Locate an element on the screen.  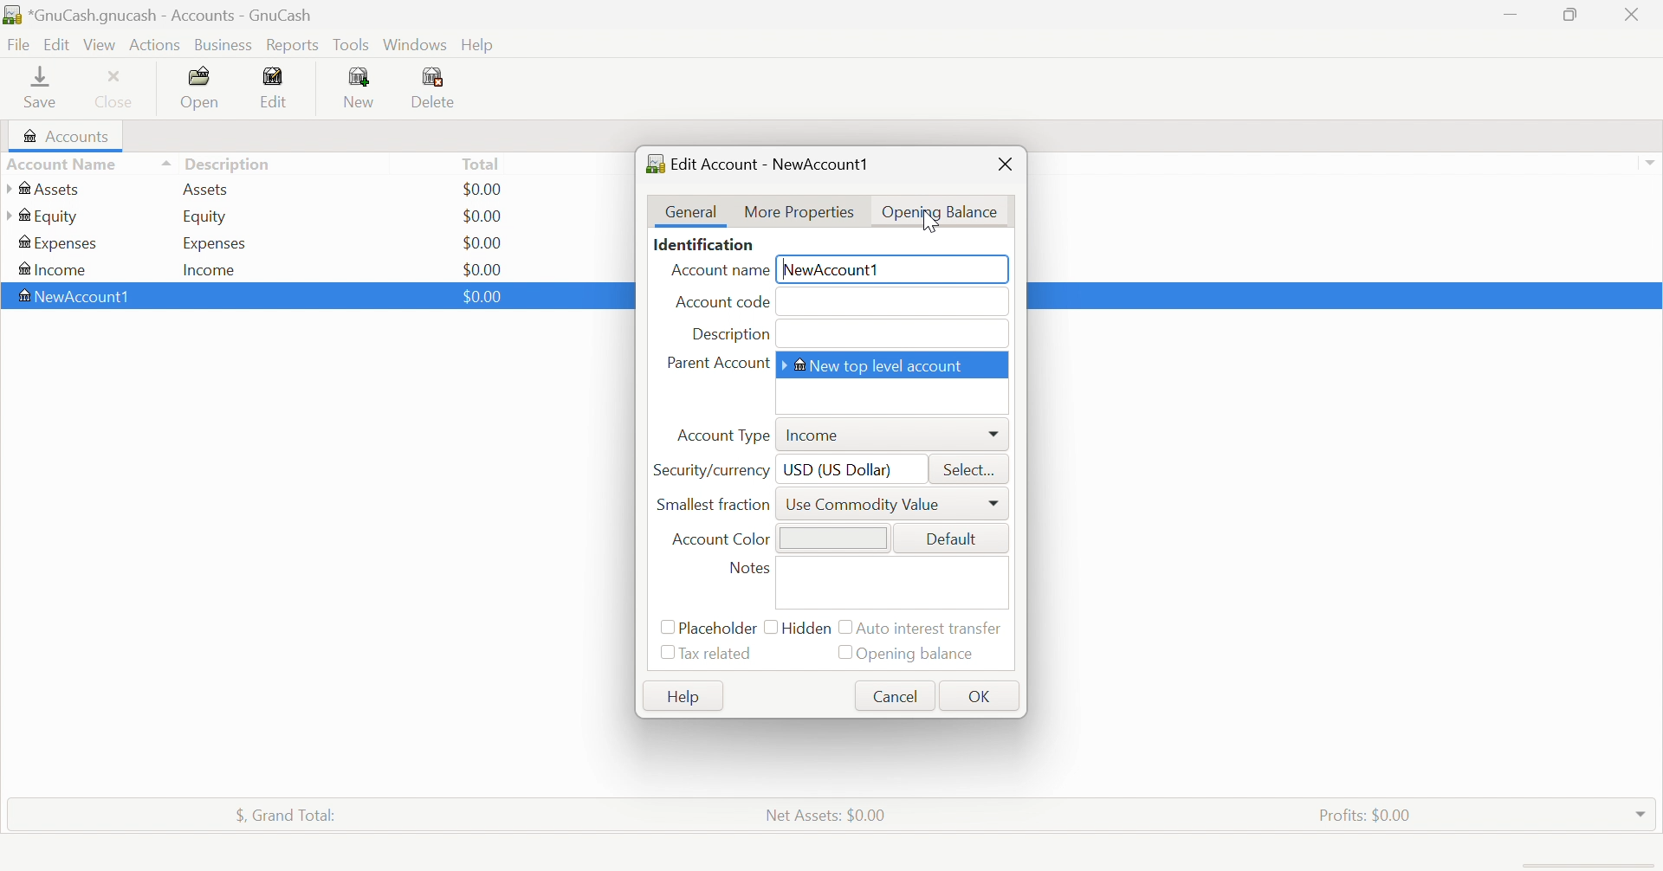
Equity is located at coordinates (42, 216).